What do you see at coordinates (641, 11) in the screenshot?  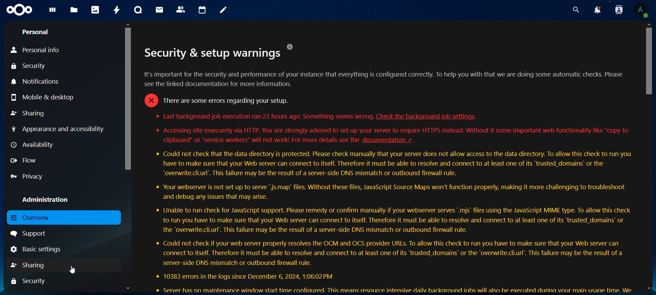 I see `view profile` at bounding box center [641, 11].